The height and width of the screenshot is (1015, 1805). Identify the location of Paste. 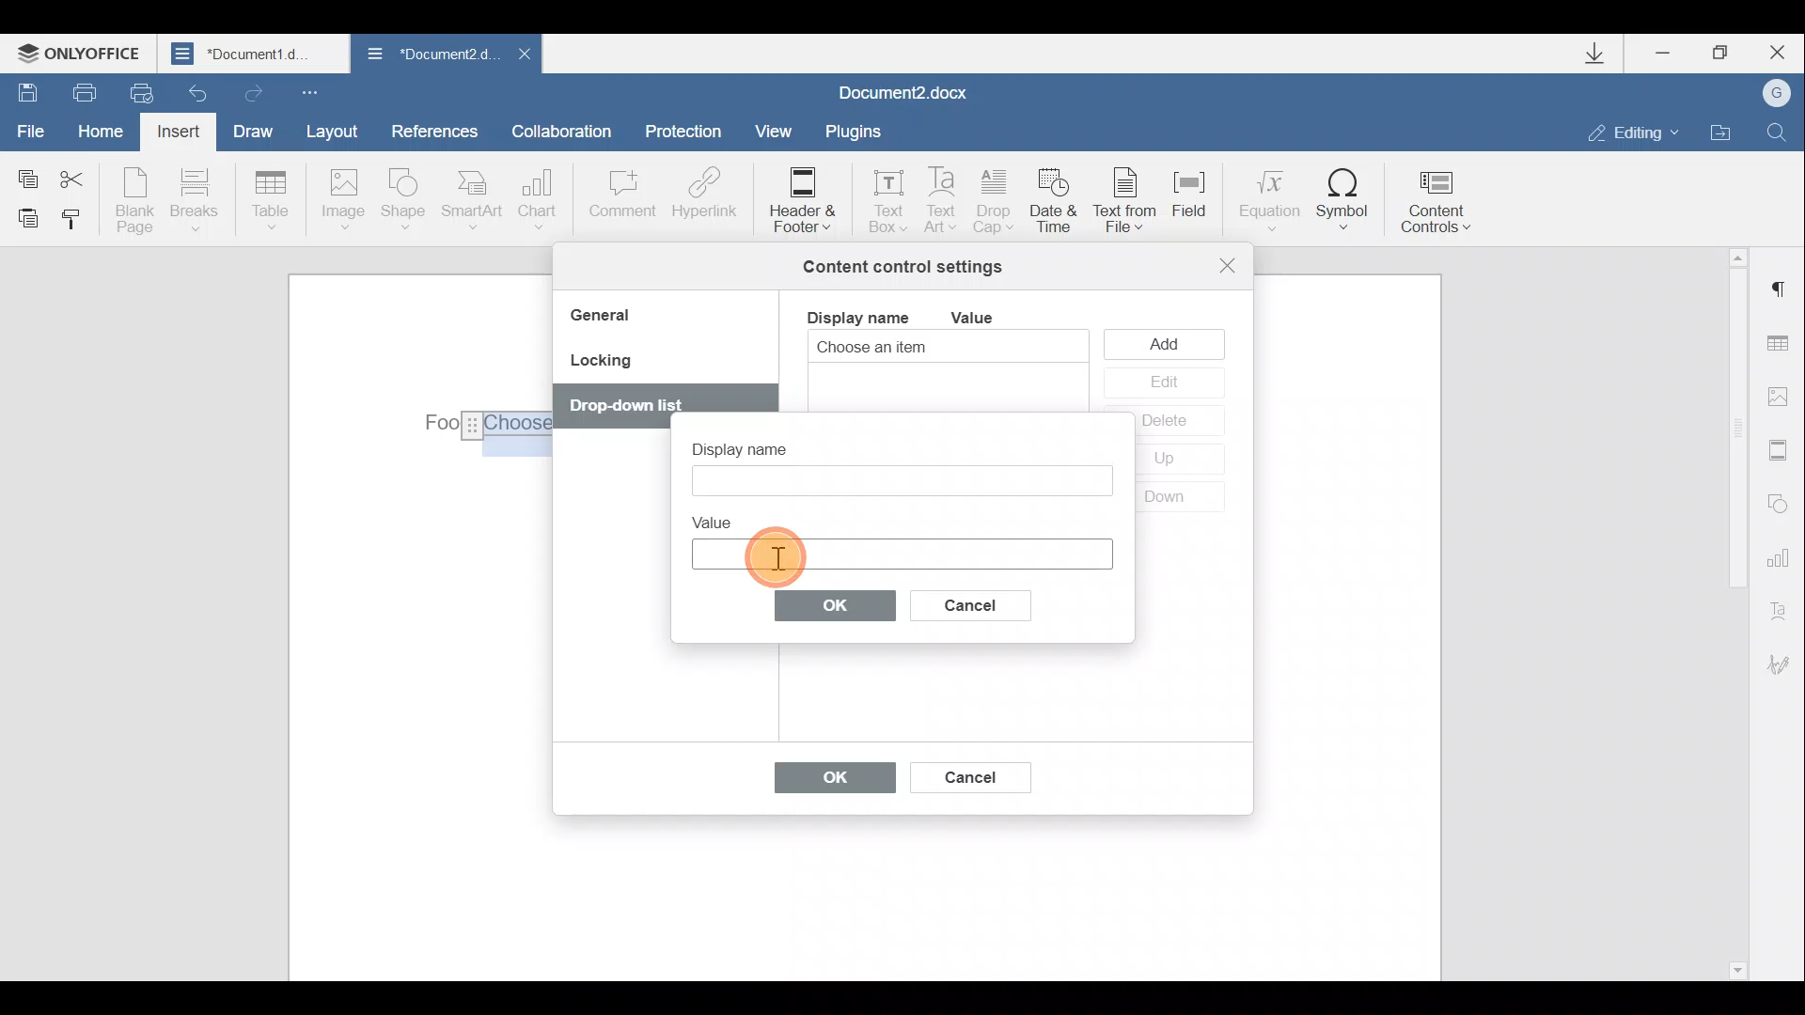
(21, 217).